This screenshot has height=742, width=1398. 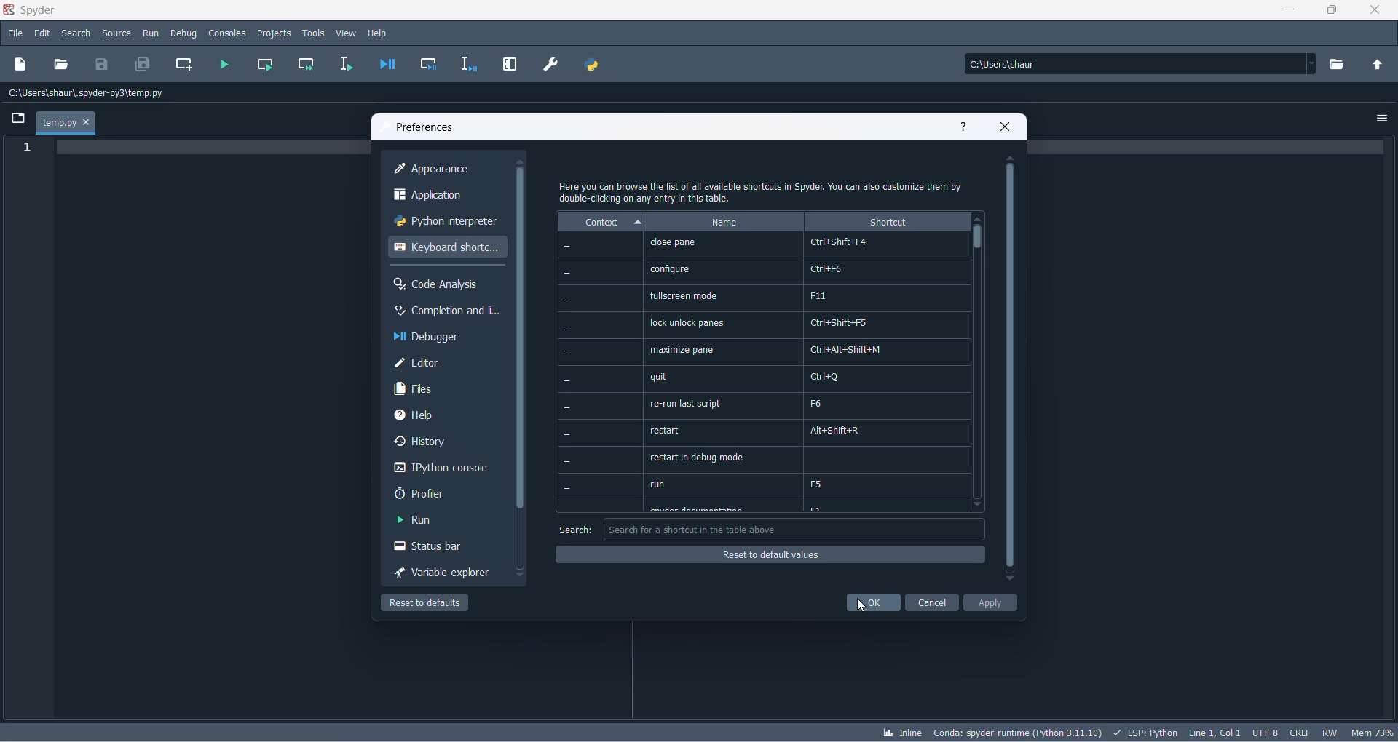 What do you see at coordinates (388, 65) in the screenshot?
I see `debug file` at bounding box center [388, 65].